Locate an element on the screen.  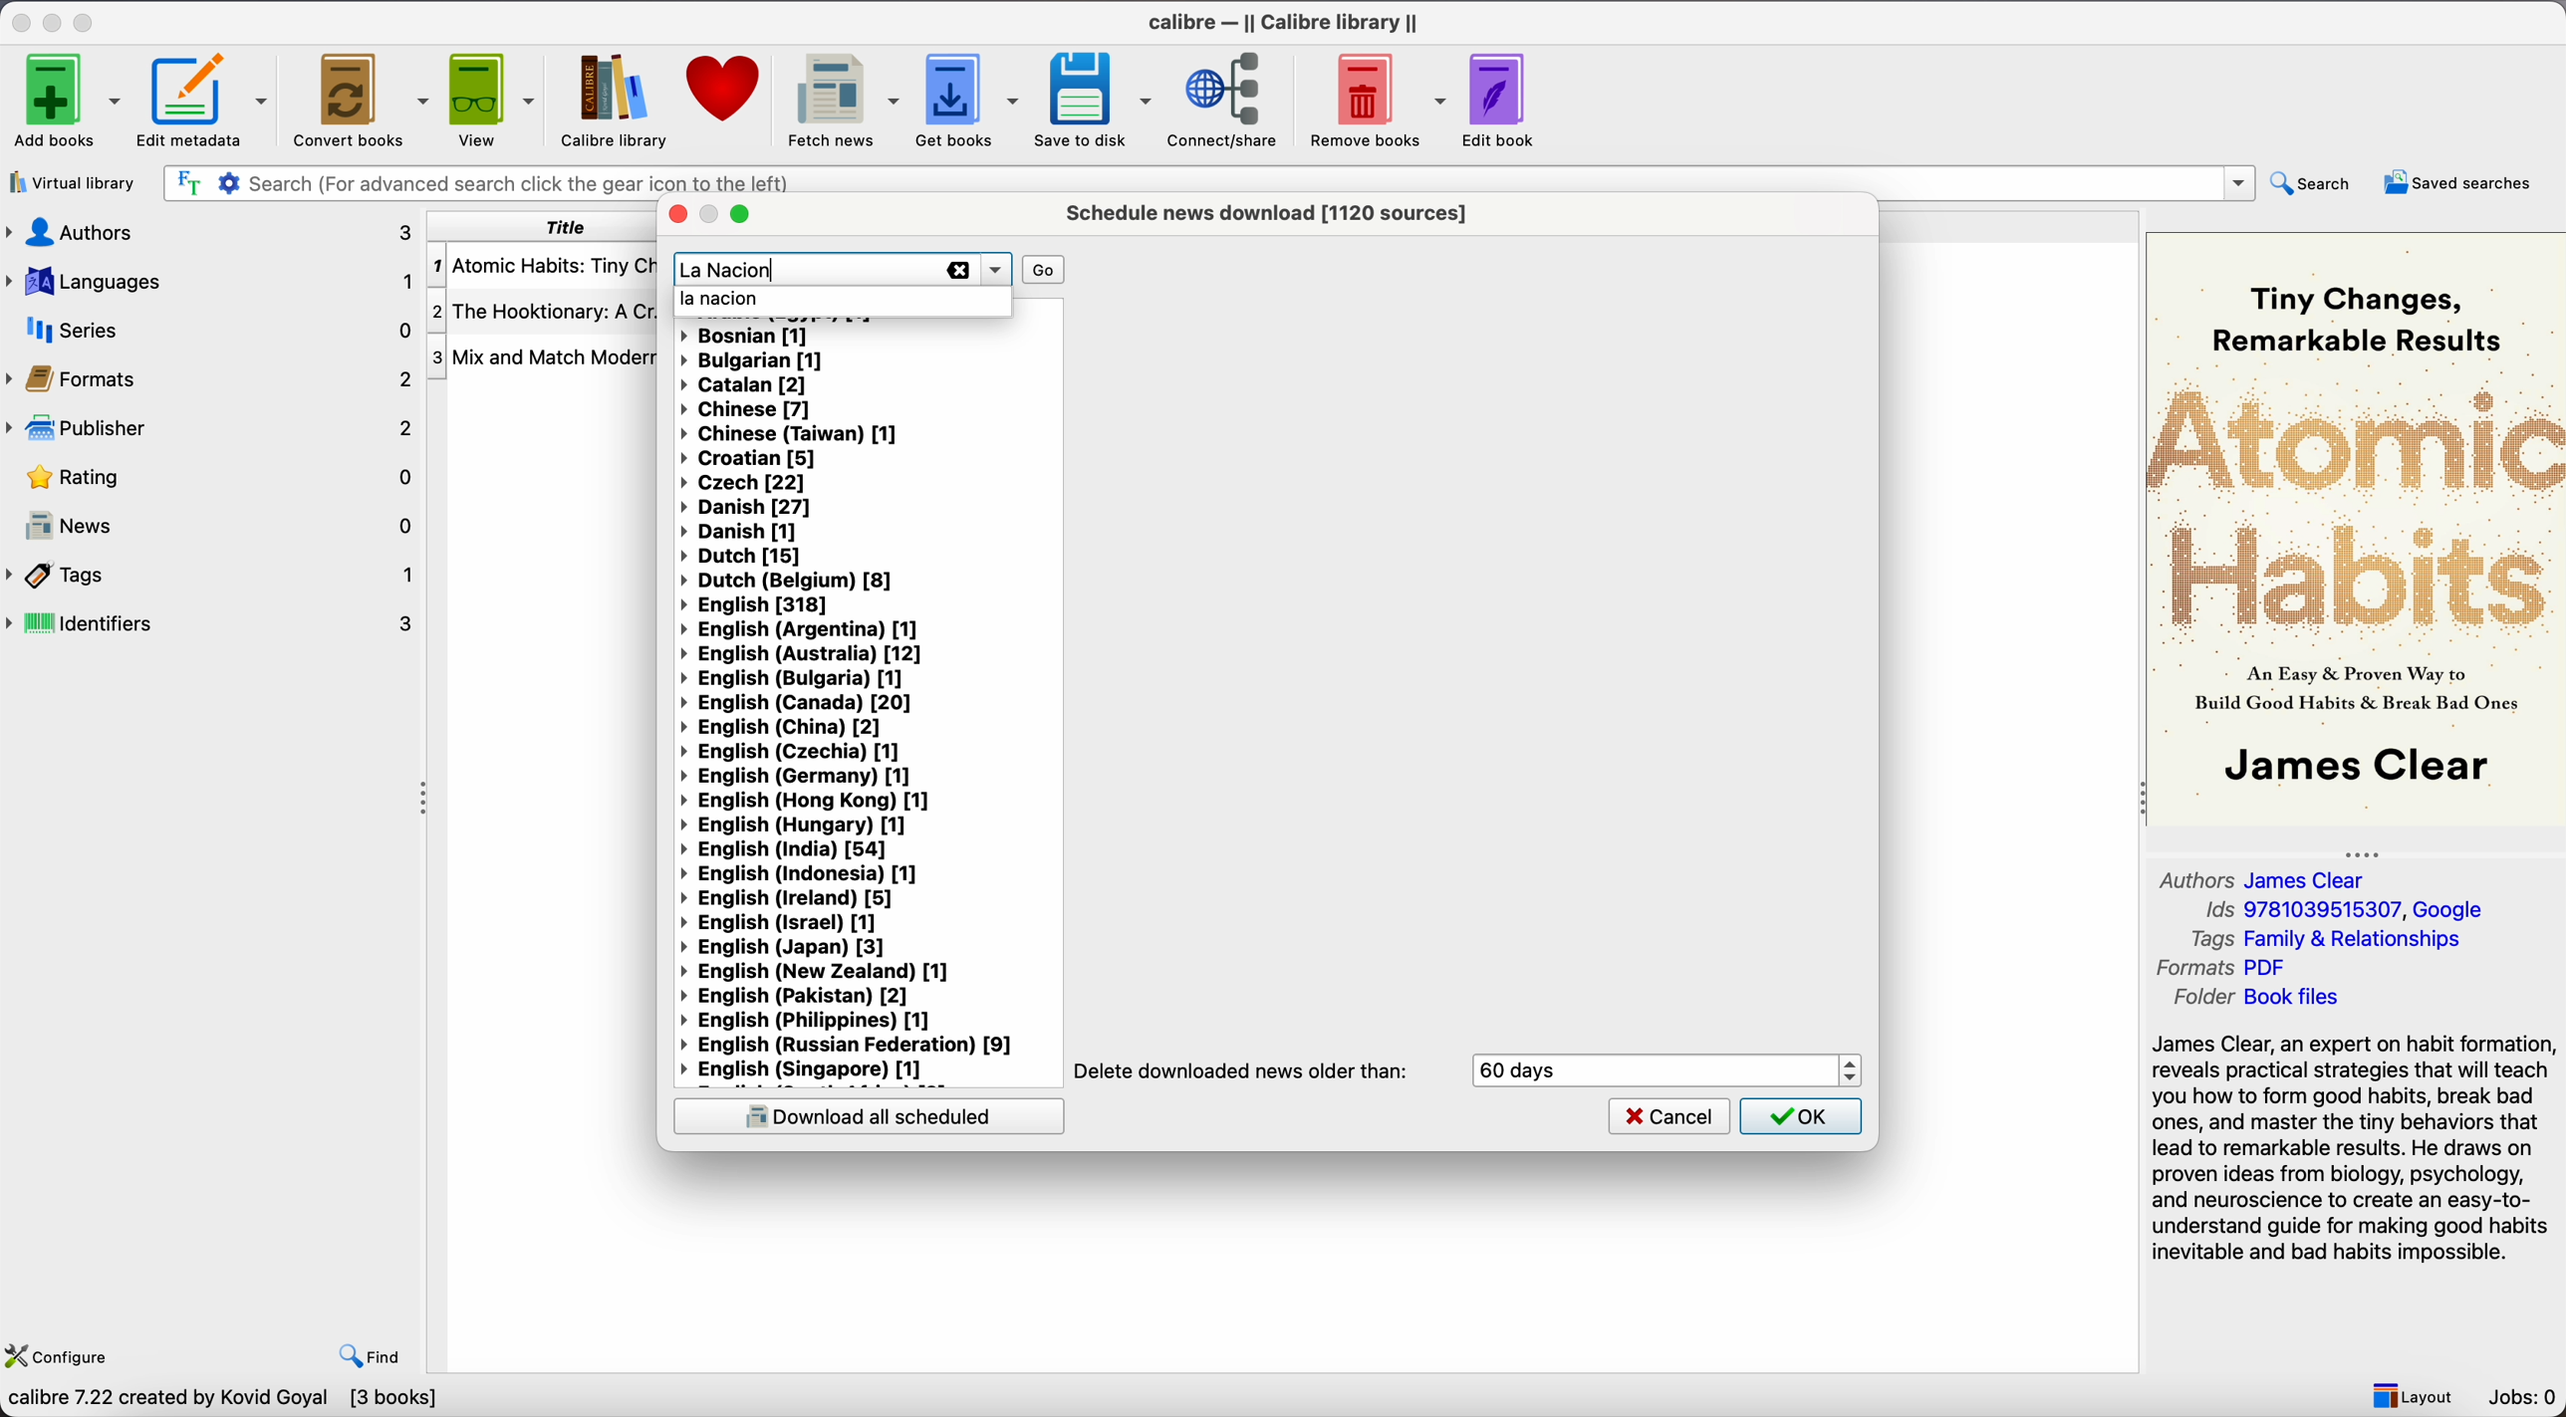
Mix and Match Modern...  is located at coordinates (545, 358).